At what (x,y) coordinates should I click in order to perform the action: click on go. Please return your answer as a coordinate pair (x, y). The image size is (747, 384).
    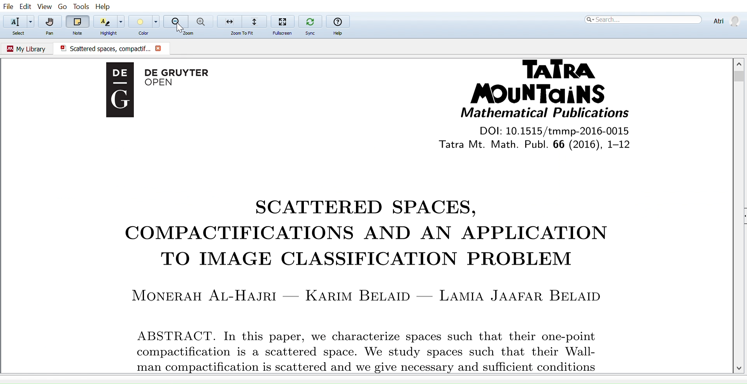
    Looking at the image, I should click on (63, 7).